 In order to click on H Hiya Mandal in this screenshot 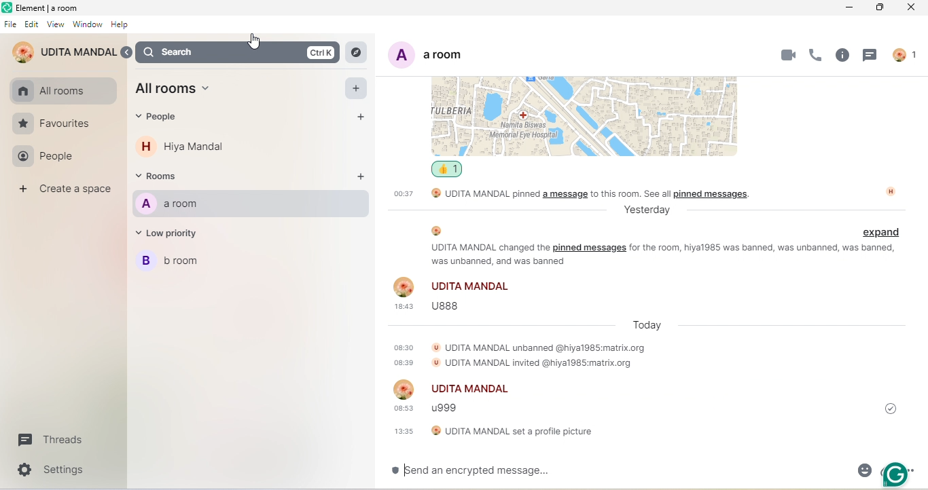, I will do `click(185, 149)`.